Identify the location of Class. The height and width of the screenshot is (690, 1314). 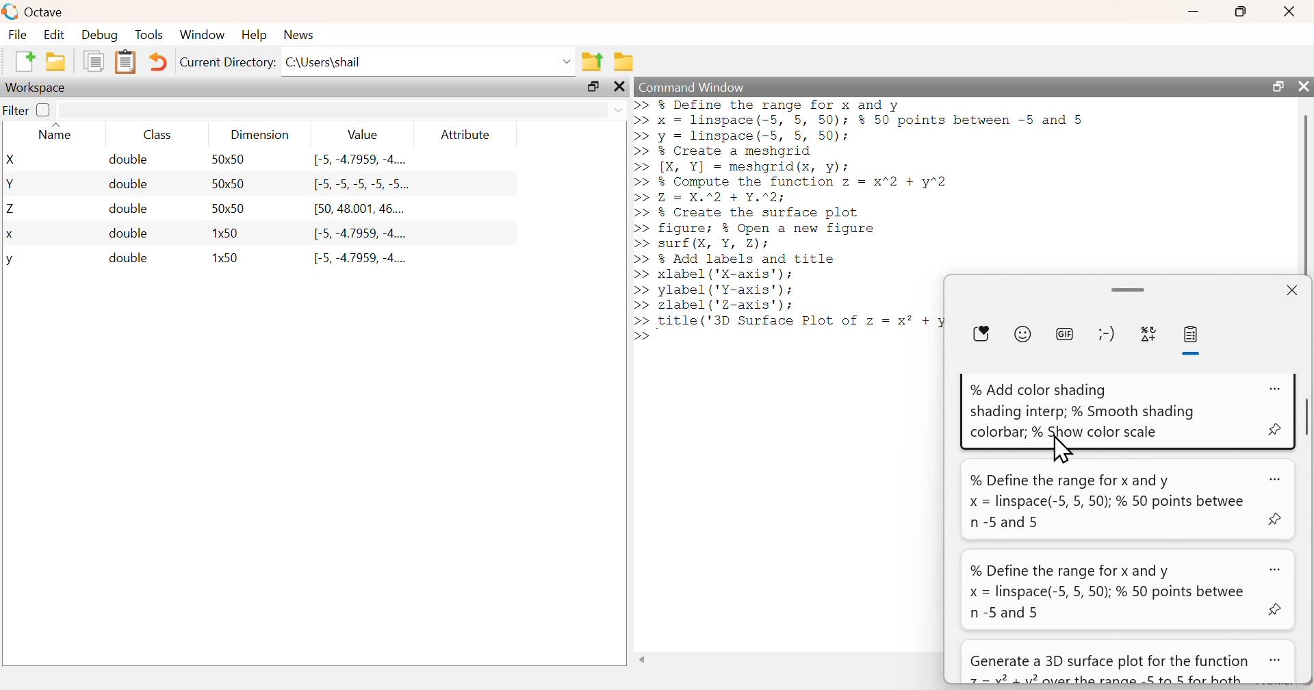
(157, 134).